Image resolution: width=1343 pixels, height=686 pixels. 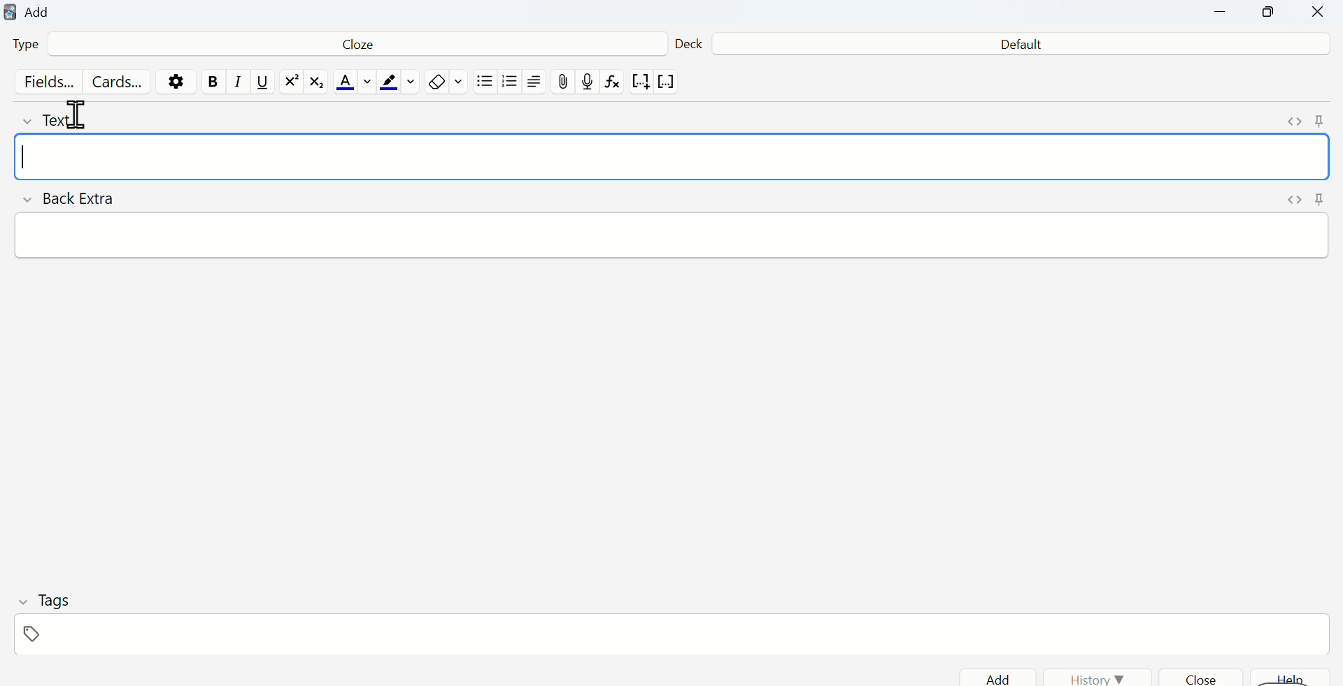 I want to click on Bold, so click(x=213, y=82).